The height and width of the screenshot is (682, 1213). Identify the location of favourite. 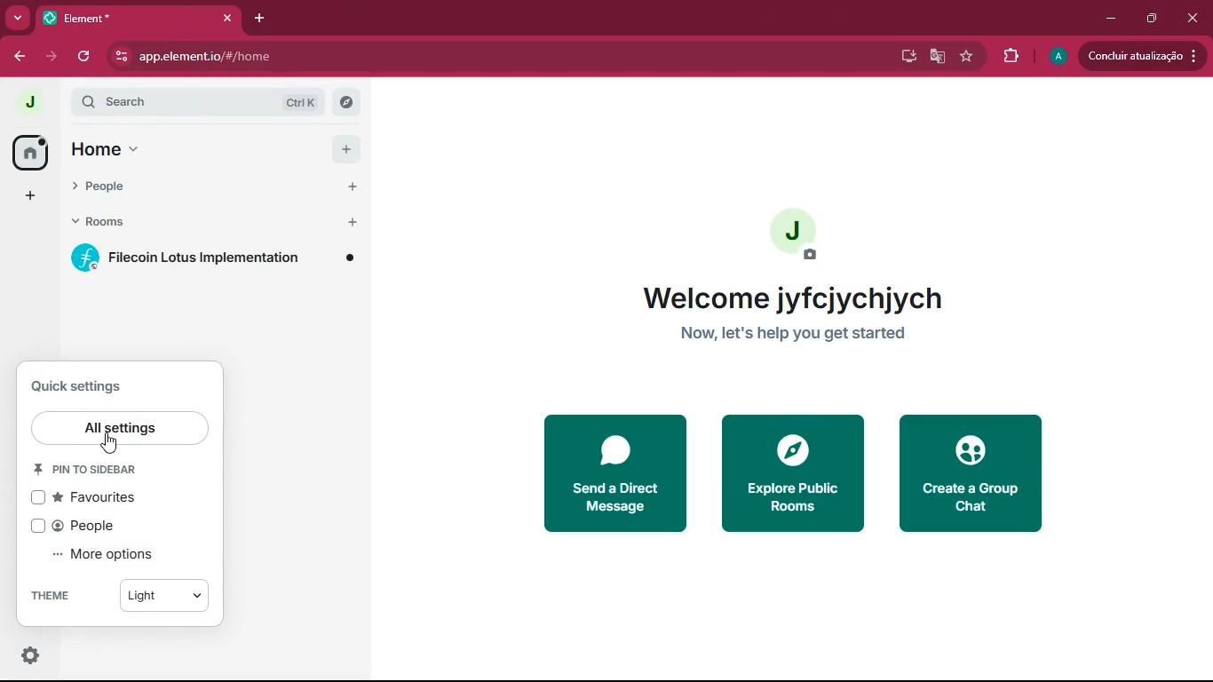
(967, 56).